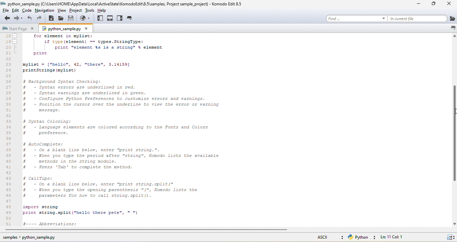 The width and height of the screenshot is (457, 242). I want to click on ln 11, col 1, so click(395, 237).